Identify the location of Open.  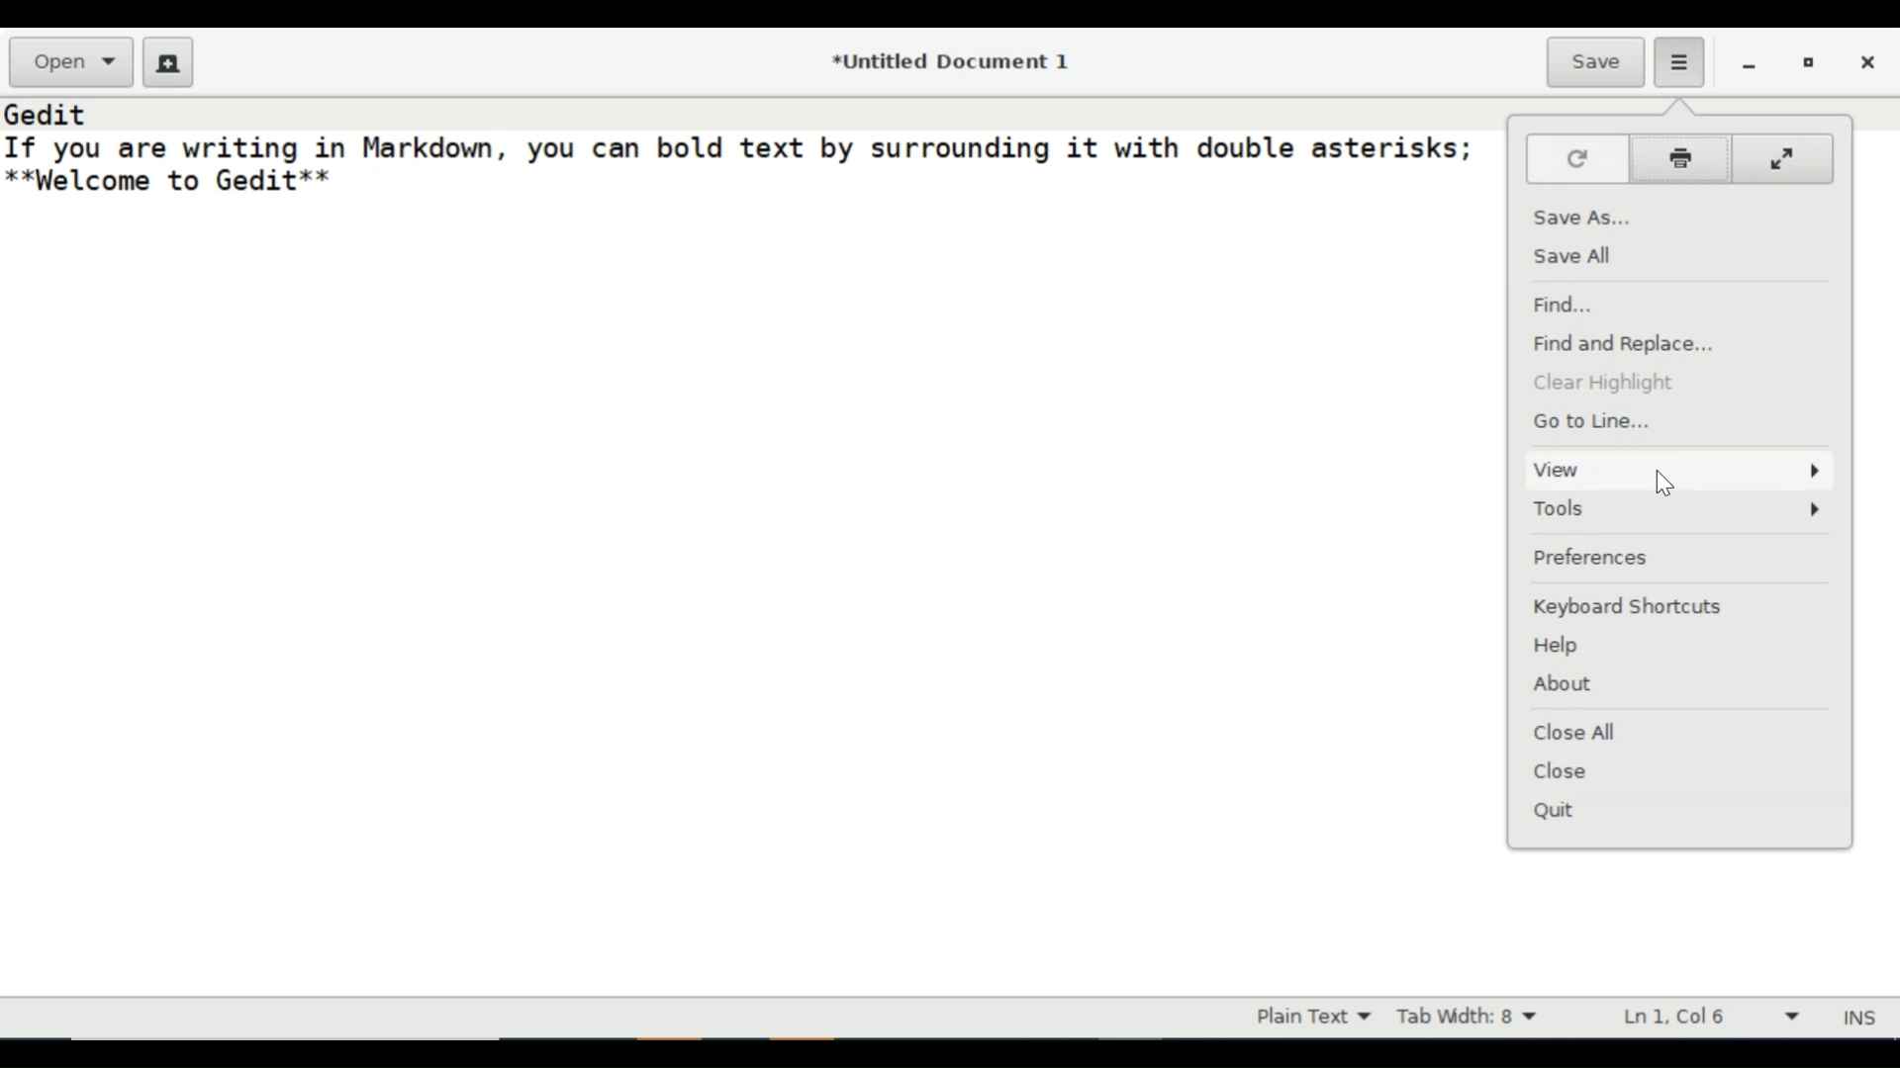
(70, 61).